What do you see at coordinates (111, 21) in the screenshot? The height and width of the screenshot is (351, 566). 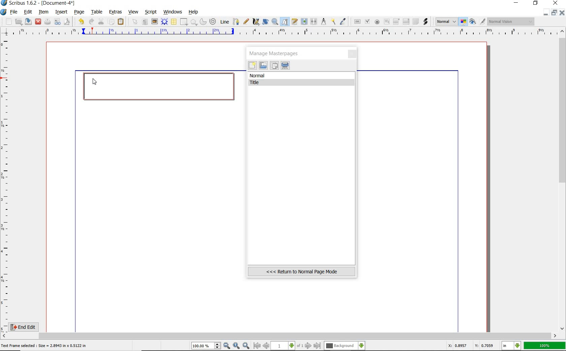 I see `copy` at bounding box center [111, 21].